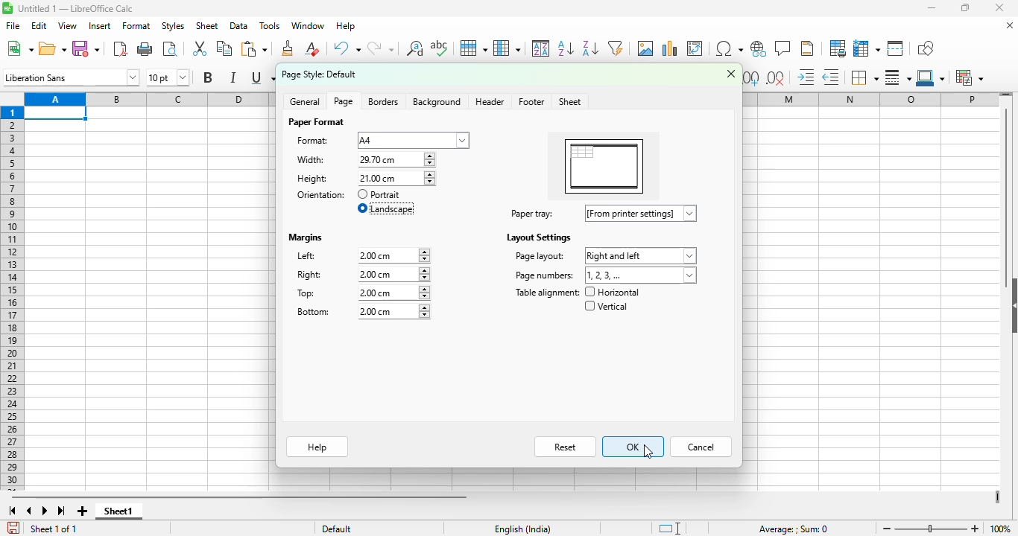  Describe the element at coordinates (120, 511) in the screenshot. I see `sheet1` at that location.